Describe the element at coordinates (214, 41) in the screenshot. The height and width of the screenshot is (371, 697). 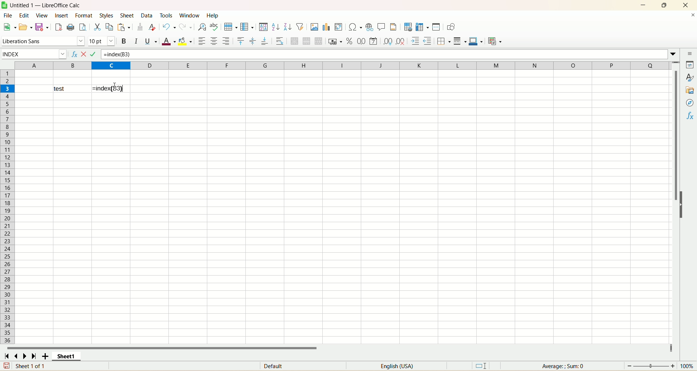
I see `align center` at that location.